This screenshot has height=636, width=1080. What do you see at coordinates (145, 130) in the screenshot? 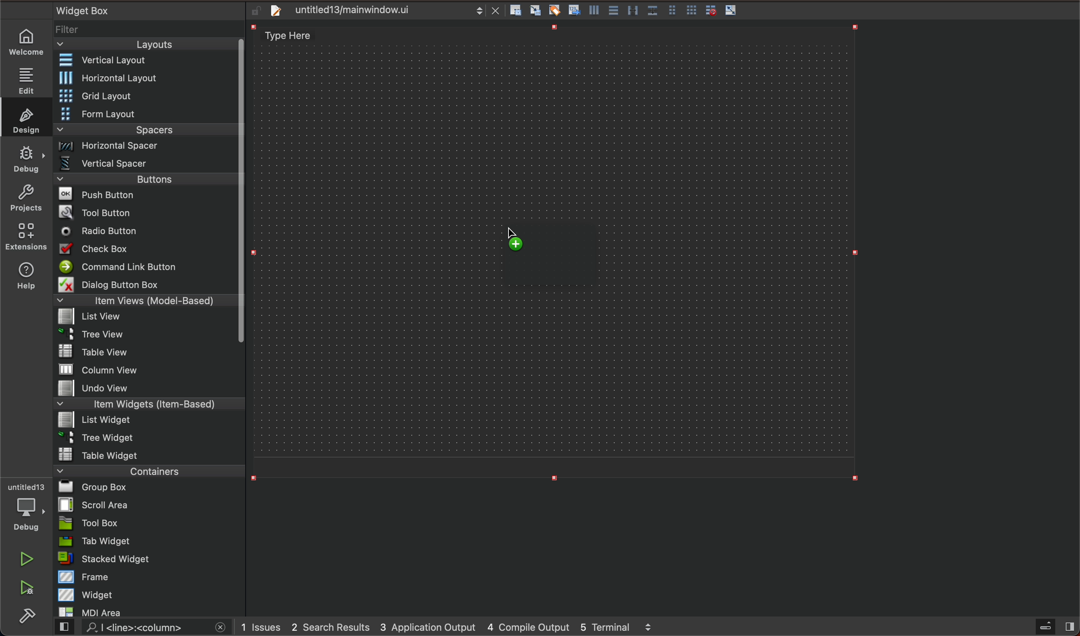
I see `spacers` at bounding box center [145, 130].